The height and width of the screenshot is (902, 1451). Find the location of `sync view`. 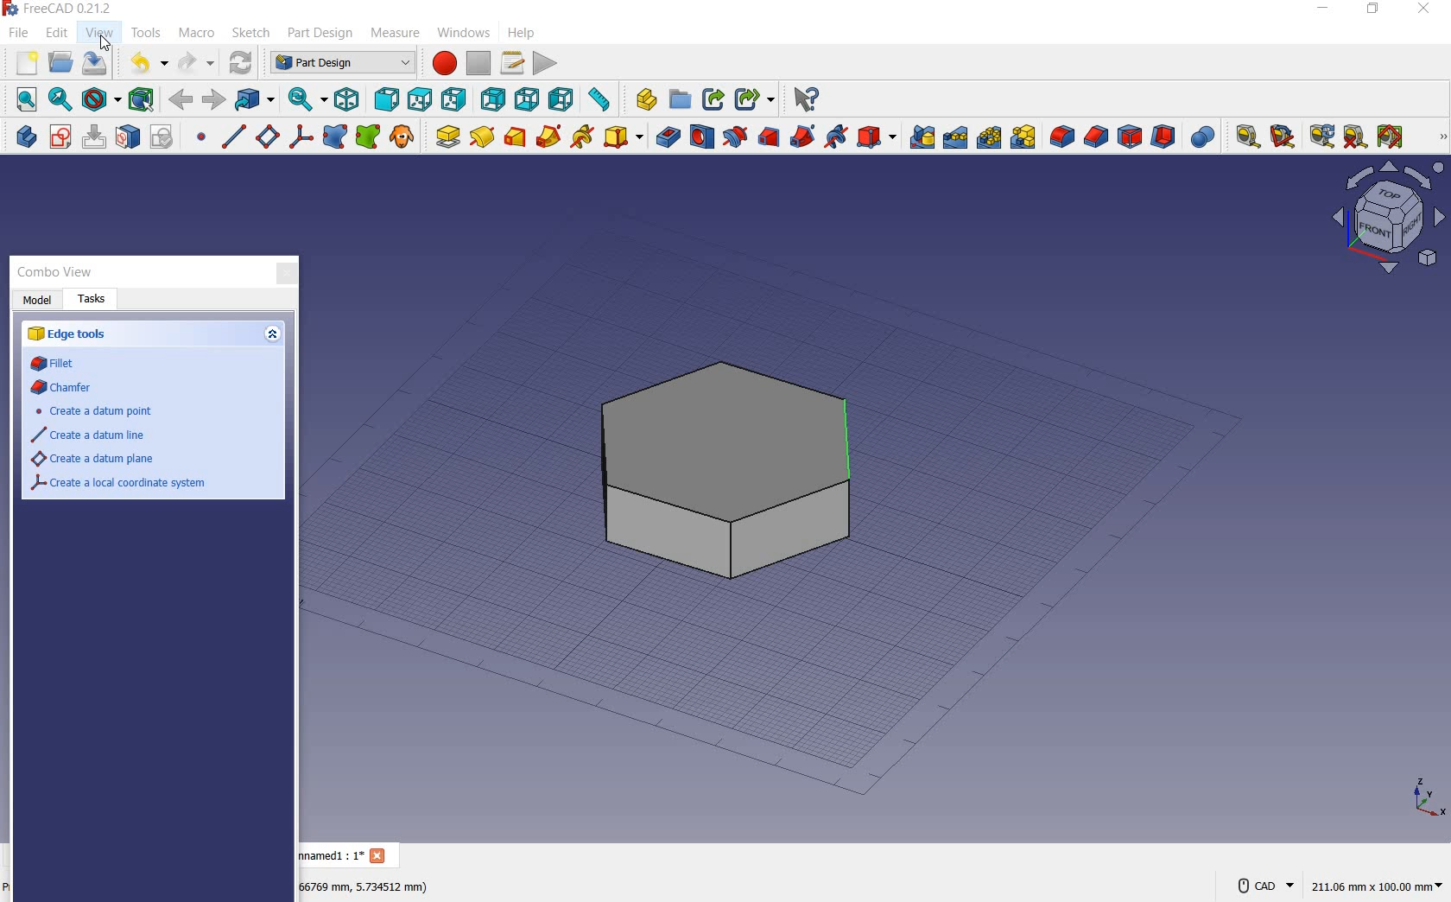

sync view is located at coordinates (306, 98).